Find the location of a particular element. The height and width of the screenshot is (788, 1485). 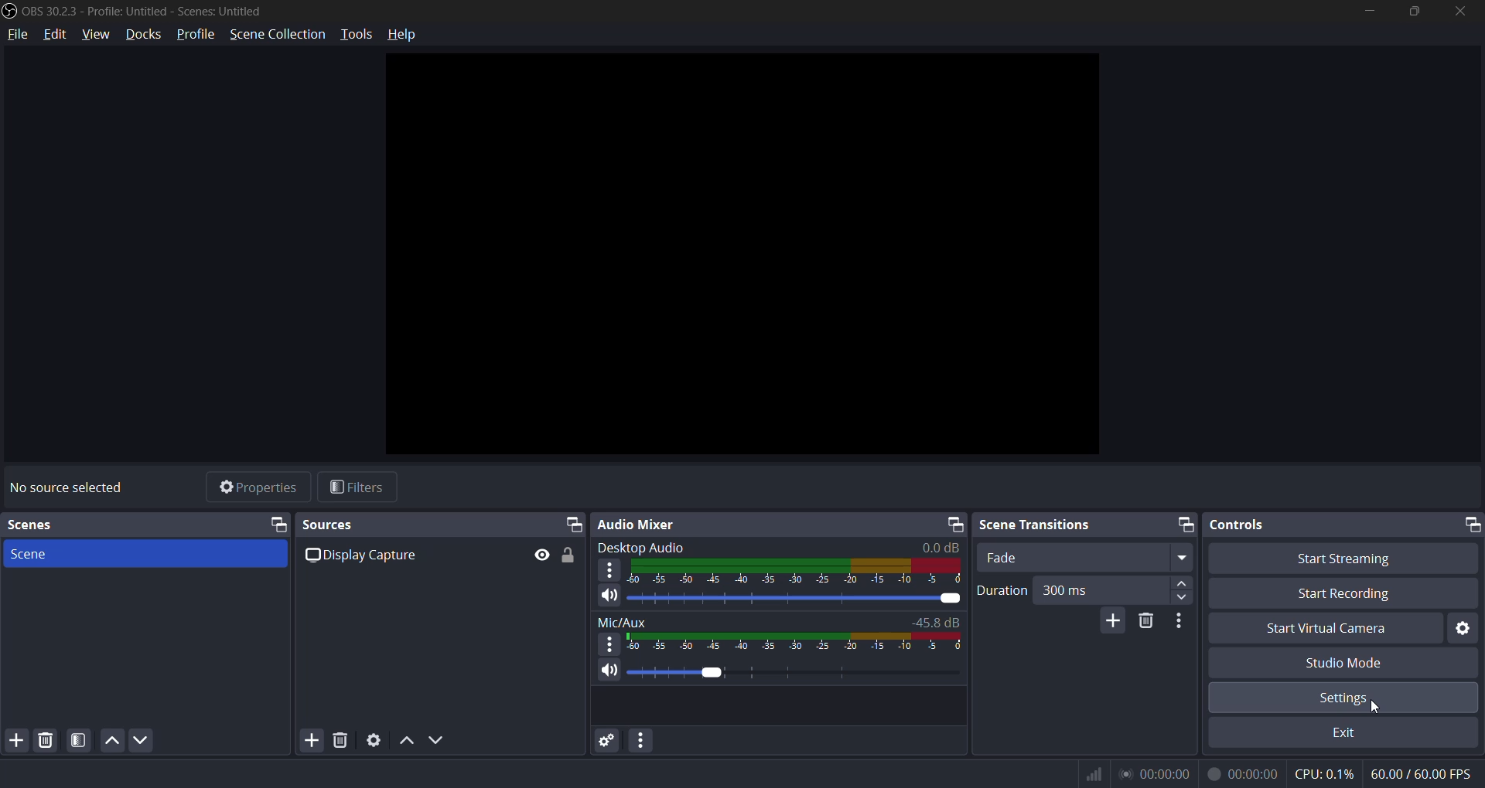

properties is located at coordinates (258, 488).